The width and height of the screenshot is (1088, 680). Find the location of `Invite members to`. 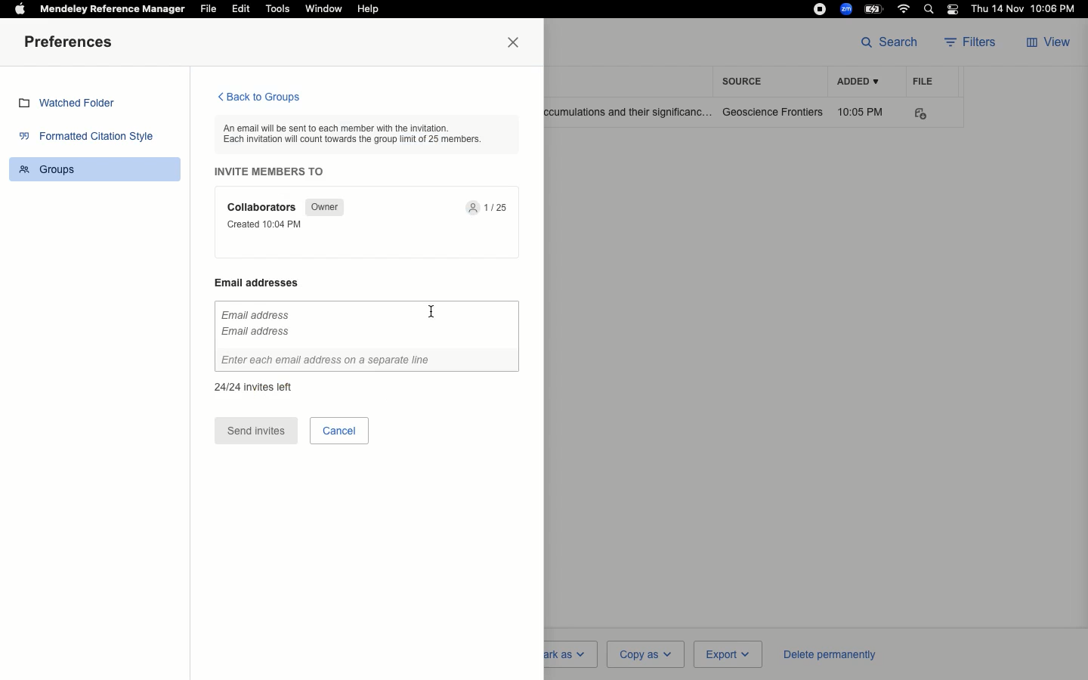

Invite members to is located at coordinates (274, 172).